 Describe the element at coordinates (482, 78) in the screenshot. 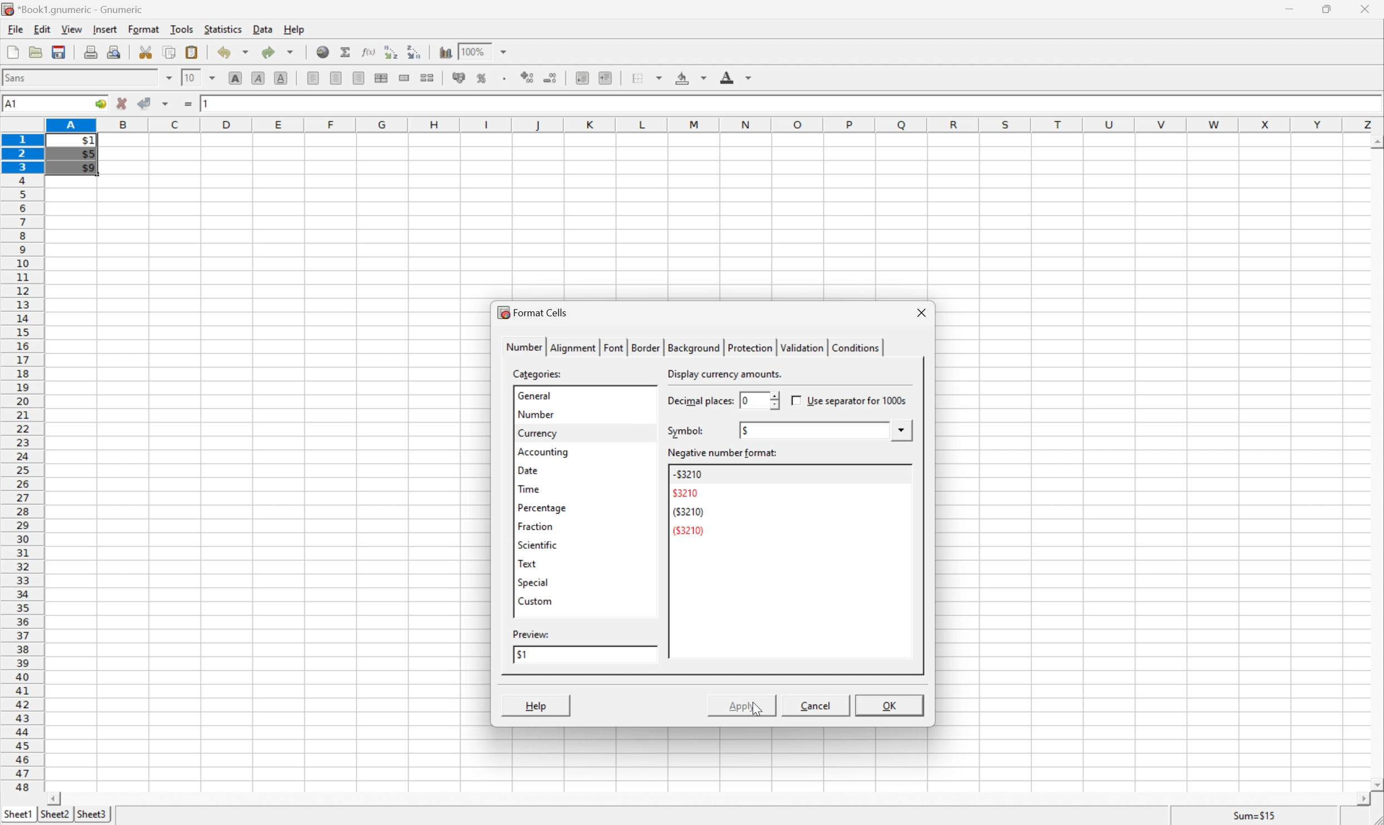

I see `format selection as percentage` at that location.